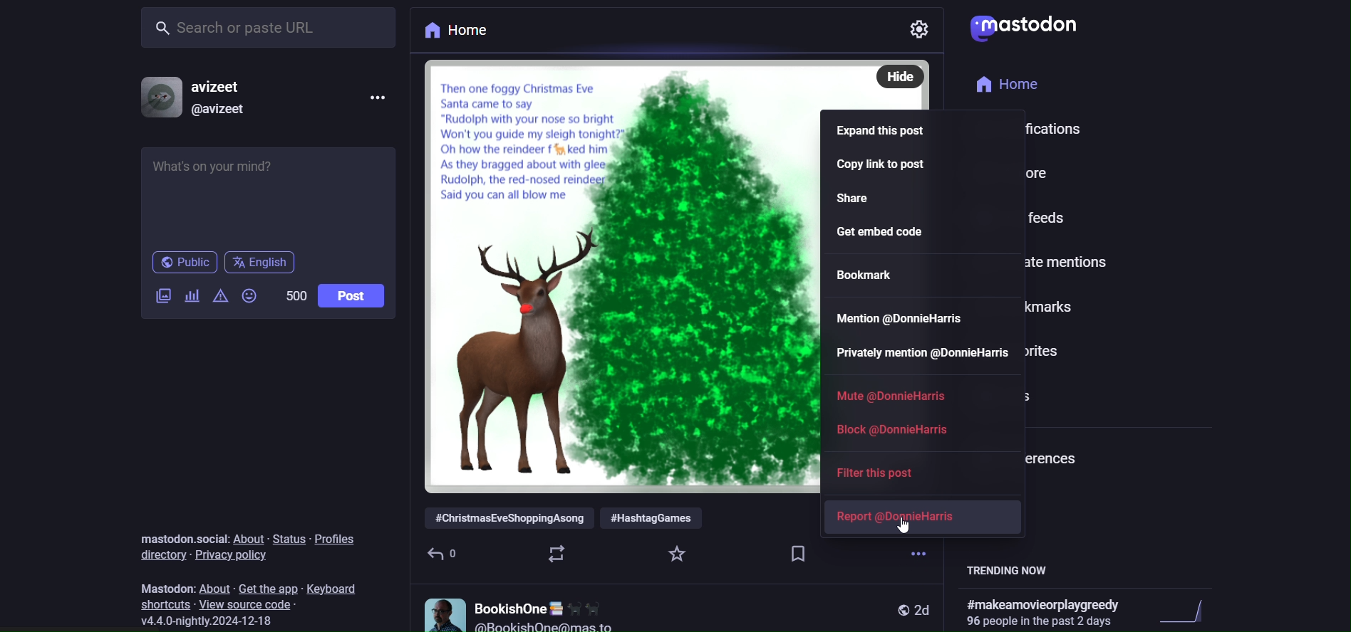 The height and width of the screenshot is (632, 1351). What do you see at coordinates (252, 604) in the screenshot?
I see `view source code` at bounding box center [252, 604].